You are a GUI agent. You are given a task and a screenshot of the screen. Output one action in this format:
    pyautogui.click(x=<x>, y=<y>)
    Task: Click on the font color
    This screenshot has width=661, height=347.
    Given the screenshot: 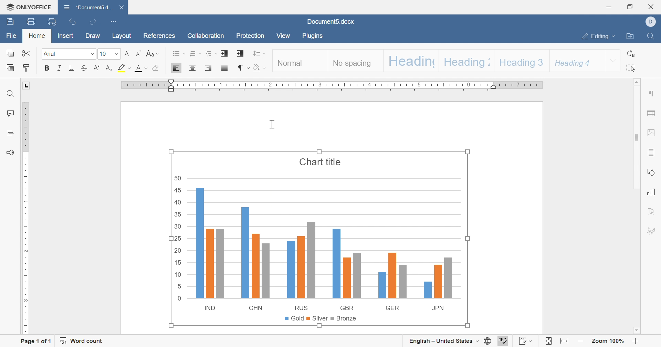 What is the action you would take?
    pyautogui.click(x=141, y=69)
    